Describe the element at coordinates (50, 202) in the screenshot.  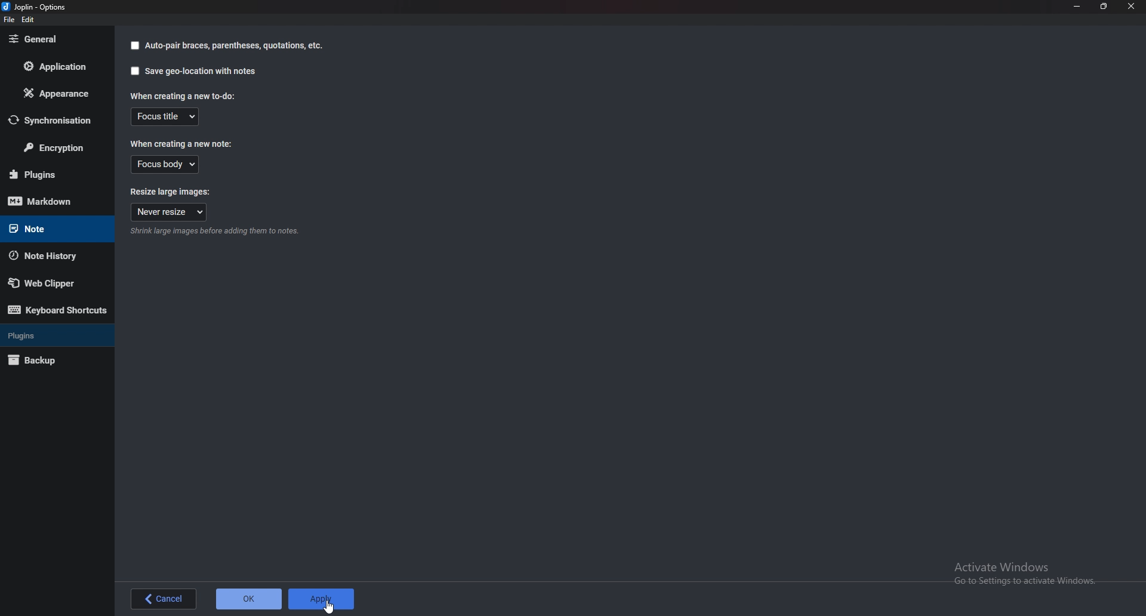
I see `mark down` at that location.